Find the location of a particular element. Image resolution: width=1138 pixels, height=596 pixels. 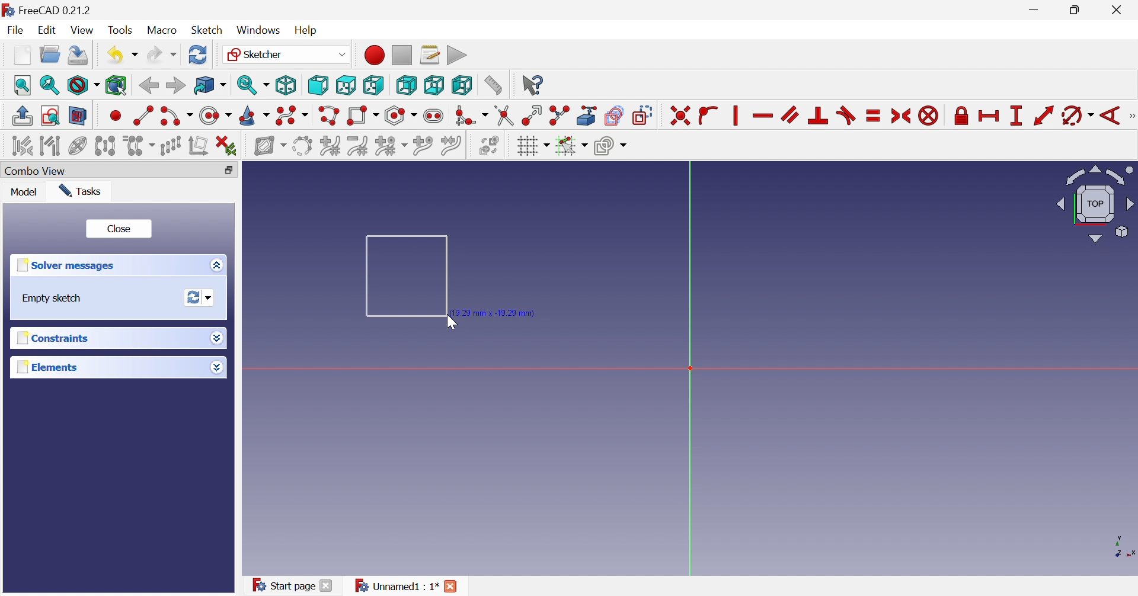

Isometric is located at coordinates (285, 86).